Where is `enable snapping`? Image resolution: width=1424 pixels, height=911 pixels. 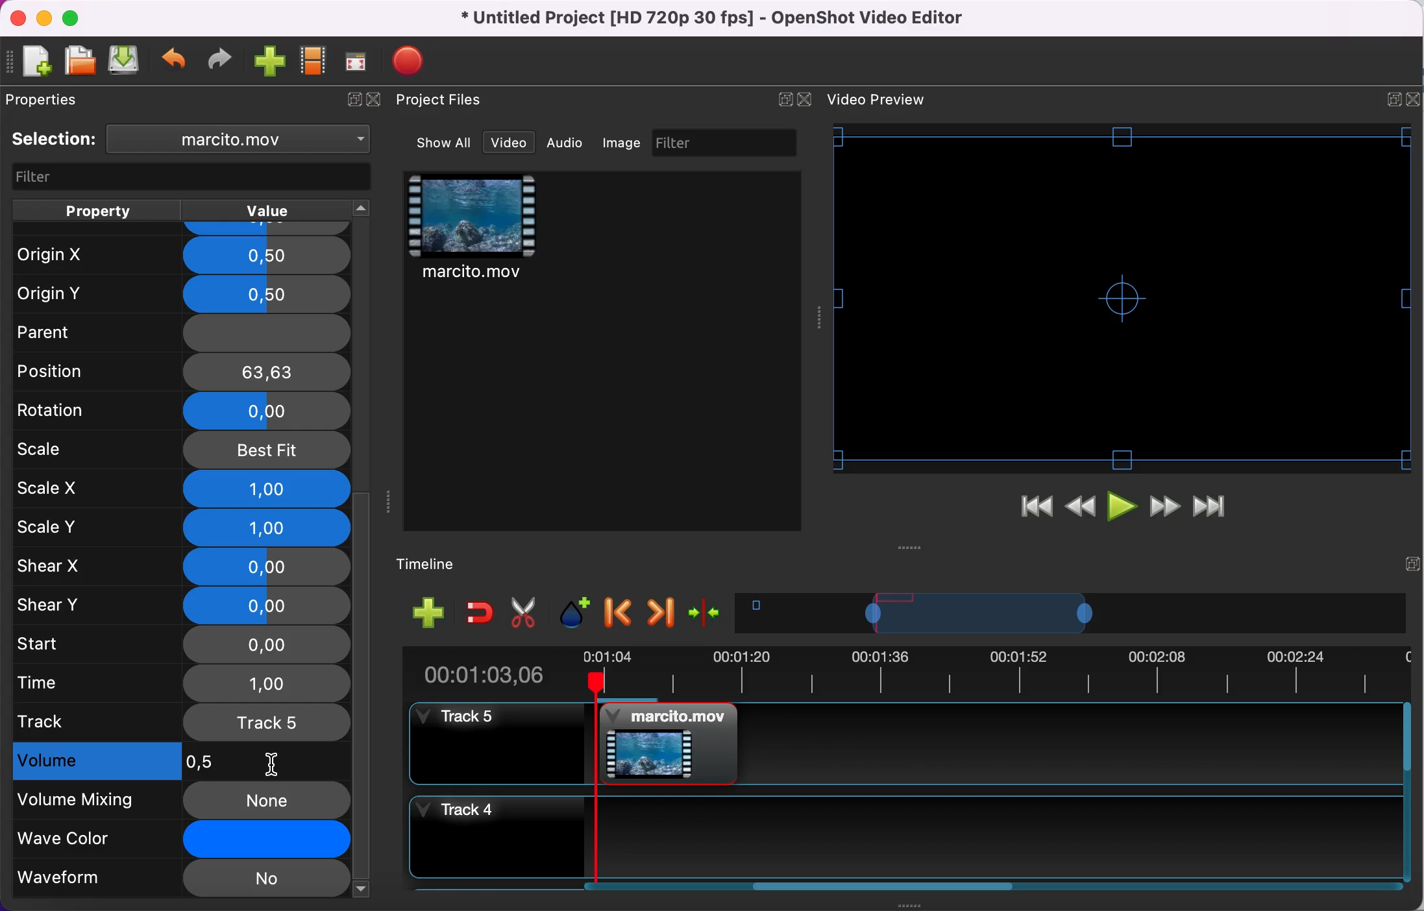 enable snapping is located at coordinates (480, 611).